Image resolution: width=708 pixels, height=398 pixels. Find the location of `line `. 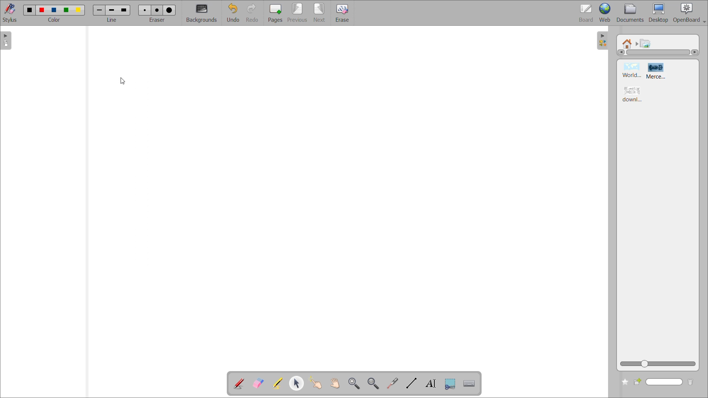

line  is located at coordinates (113, 22).